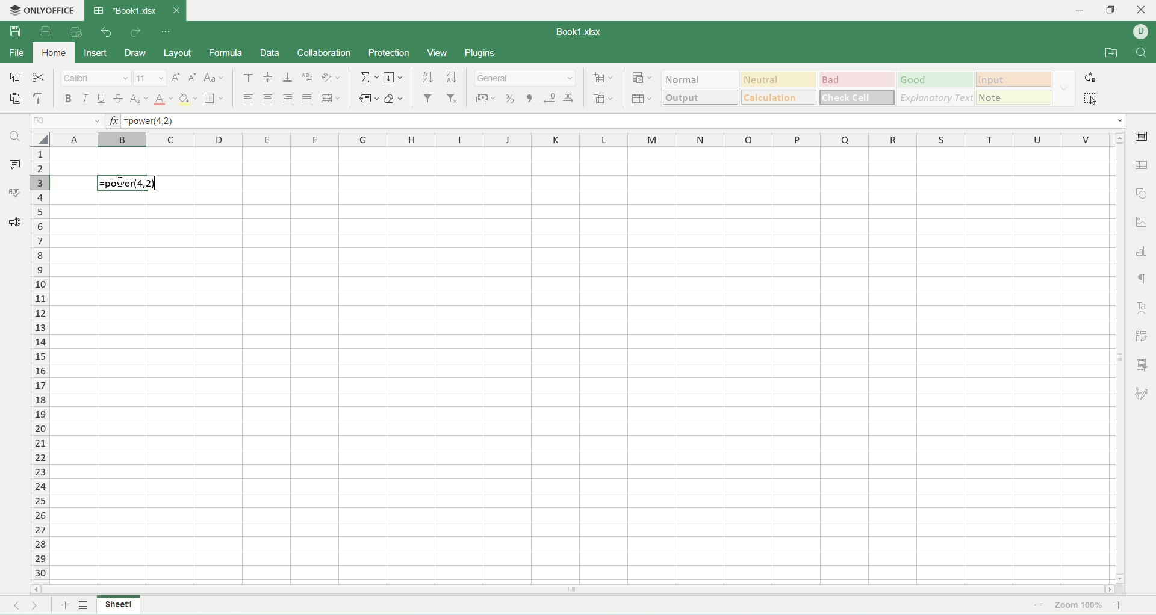 The image size is (1156, 615). I want to click on cut, so click(38, 77).